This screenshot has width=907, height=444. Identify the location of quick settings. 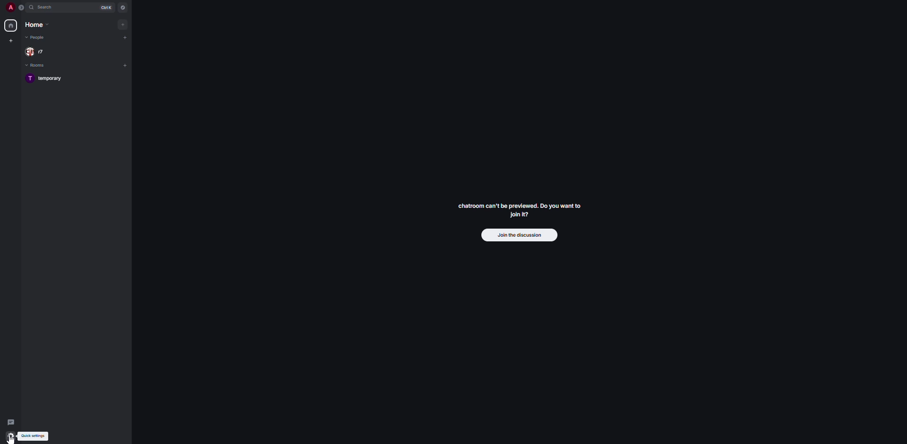
(10, 438).